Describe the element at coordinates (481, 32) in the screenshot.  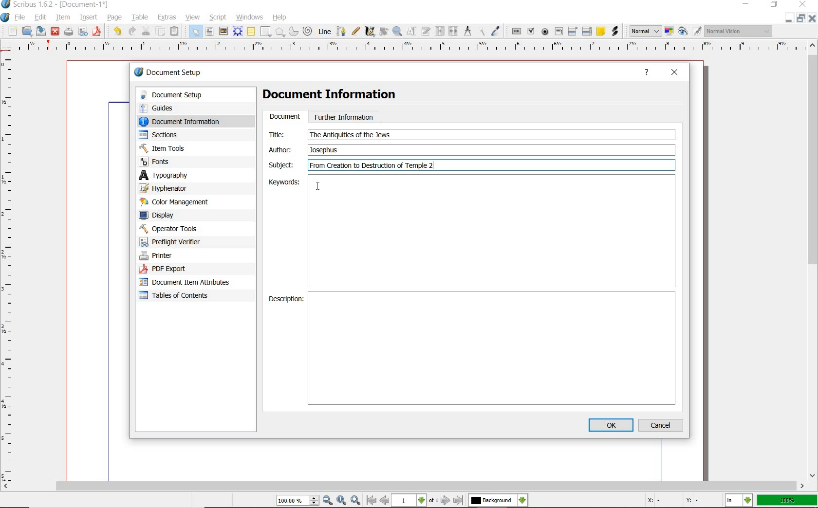
I see `copy item properties` at that location.